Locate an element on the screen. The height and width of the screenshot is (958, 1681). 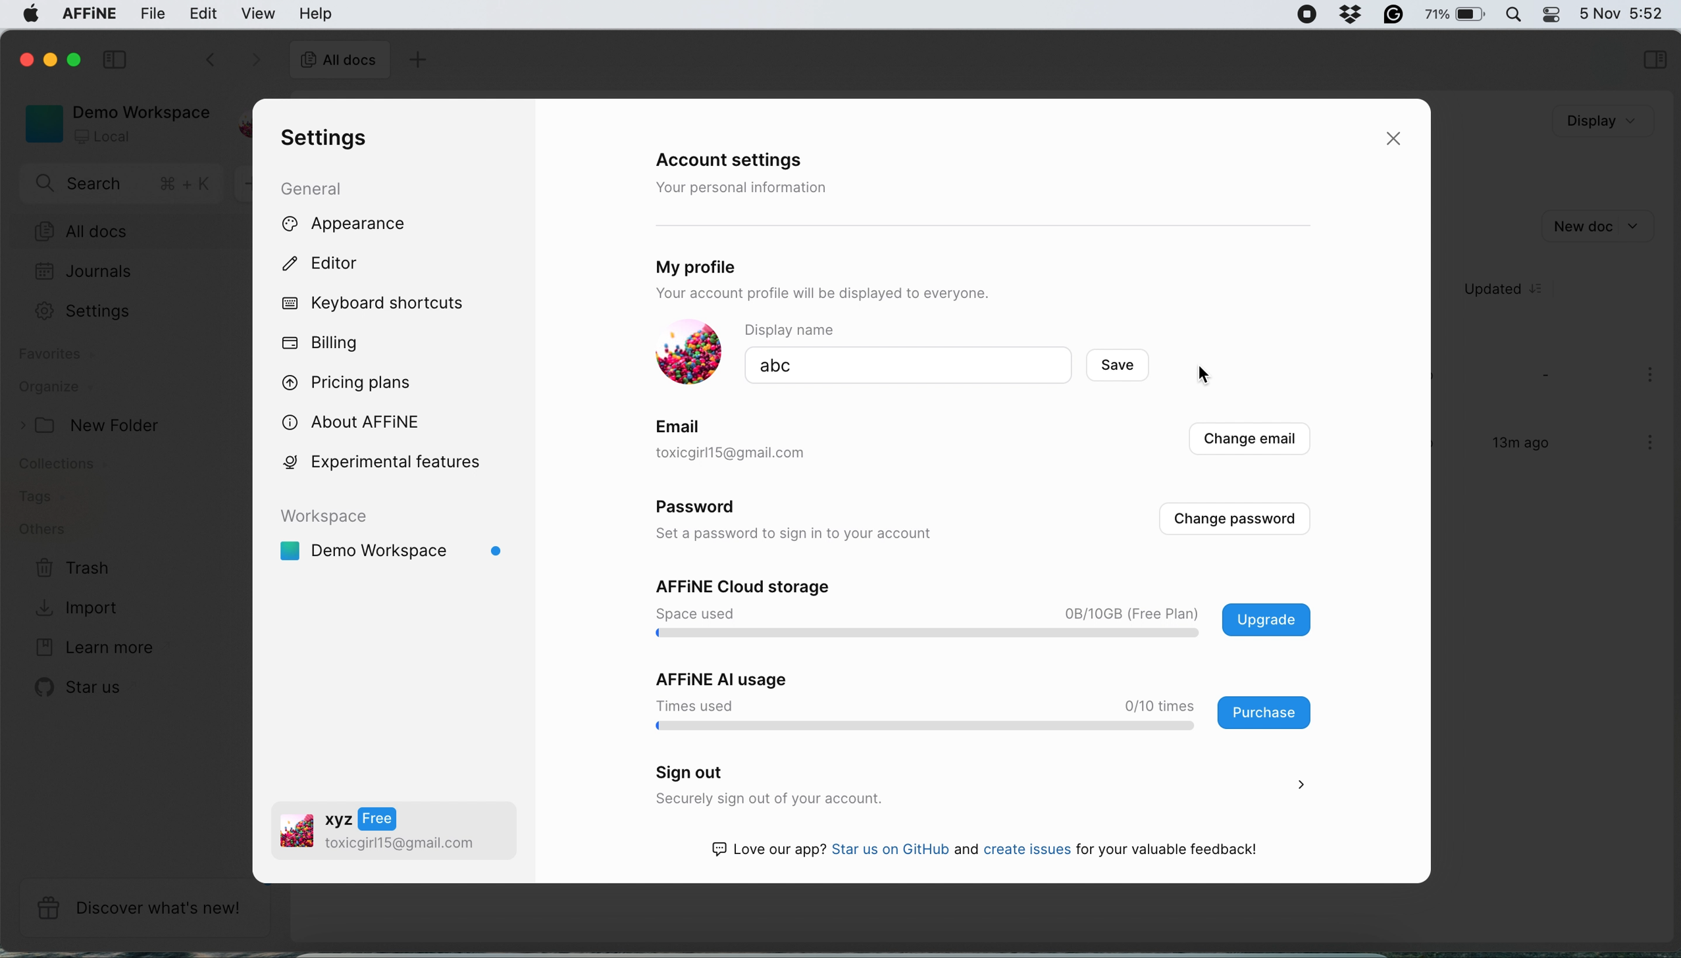
settings is located at coordinates (320, 139).